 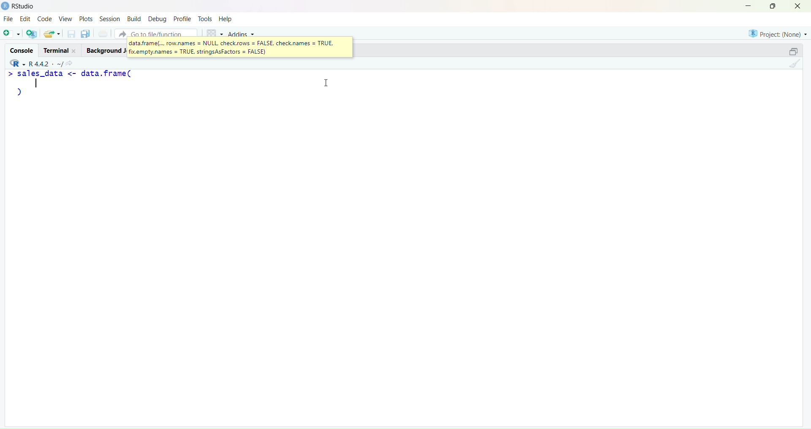 I want to click on View, so click(x=67, y=19).